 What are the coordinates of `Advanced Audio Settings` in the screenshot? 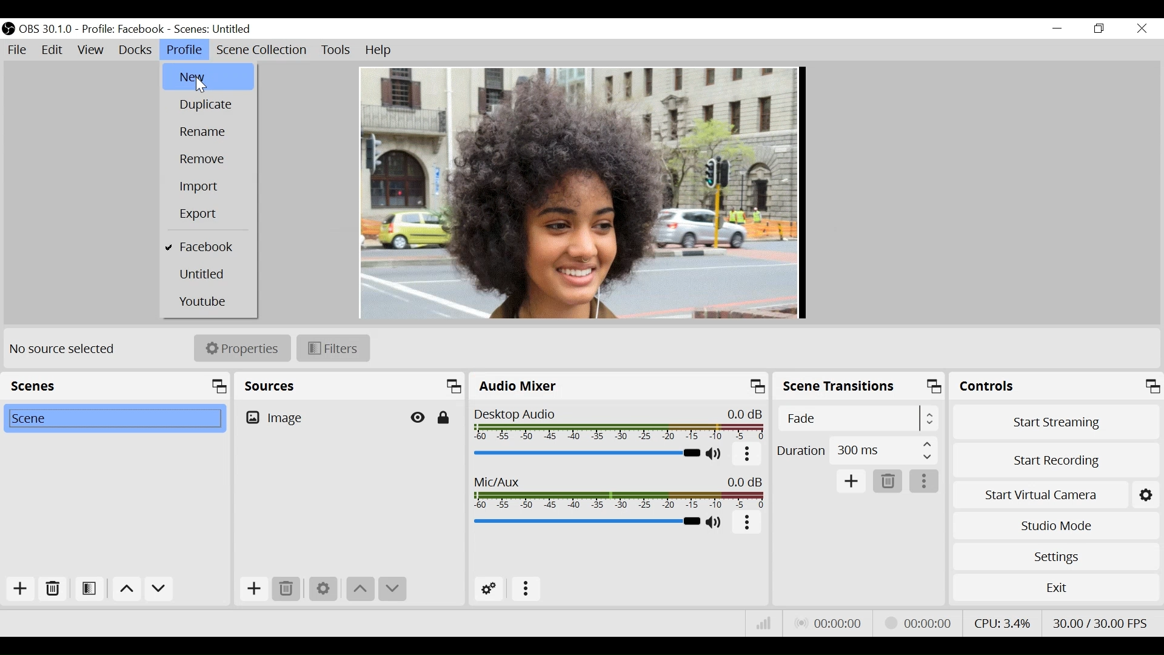 It's located at (490, 589).